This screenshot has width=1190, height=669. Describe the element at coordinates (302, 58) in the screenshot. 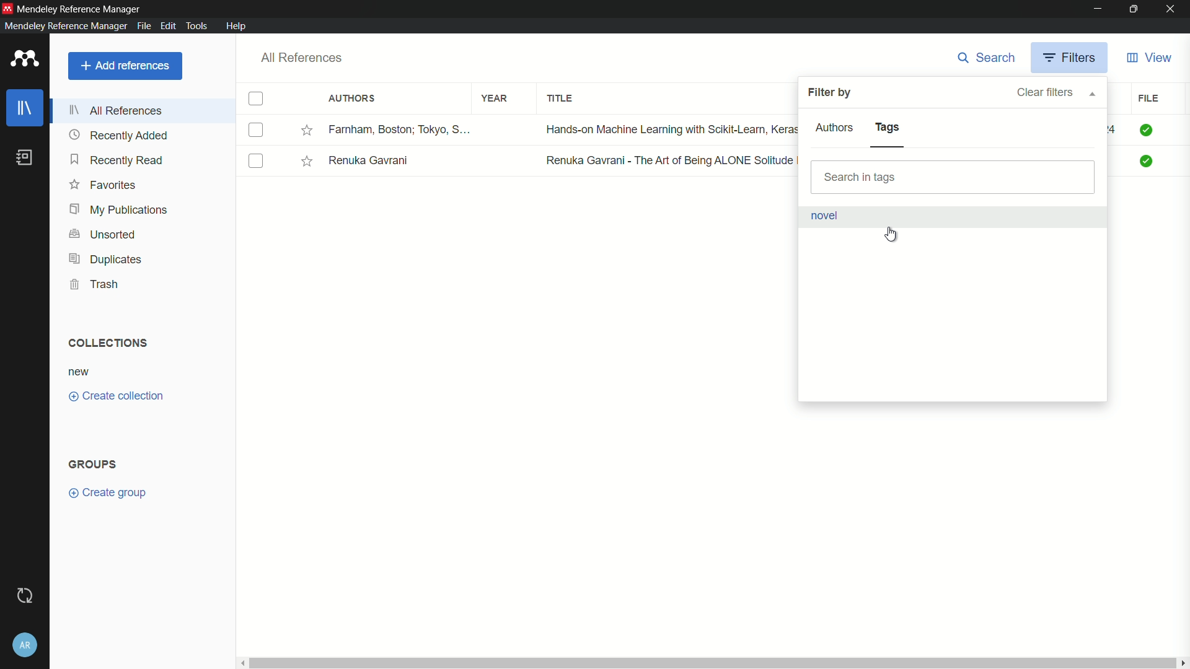

I see `all references` at that location.